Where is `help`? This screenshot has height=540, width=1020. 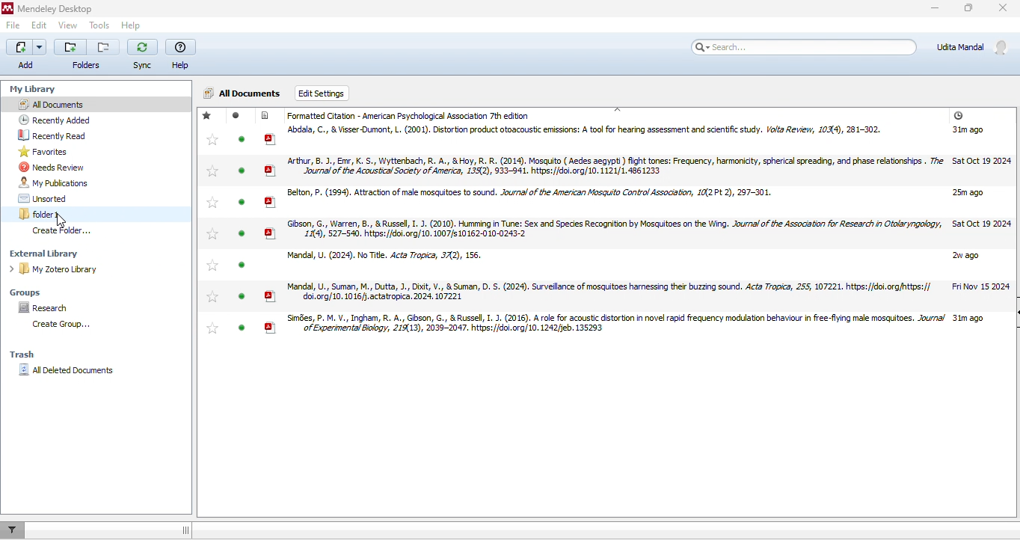 help is located at coordinates (181, 55).